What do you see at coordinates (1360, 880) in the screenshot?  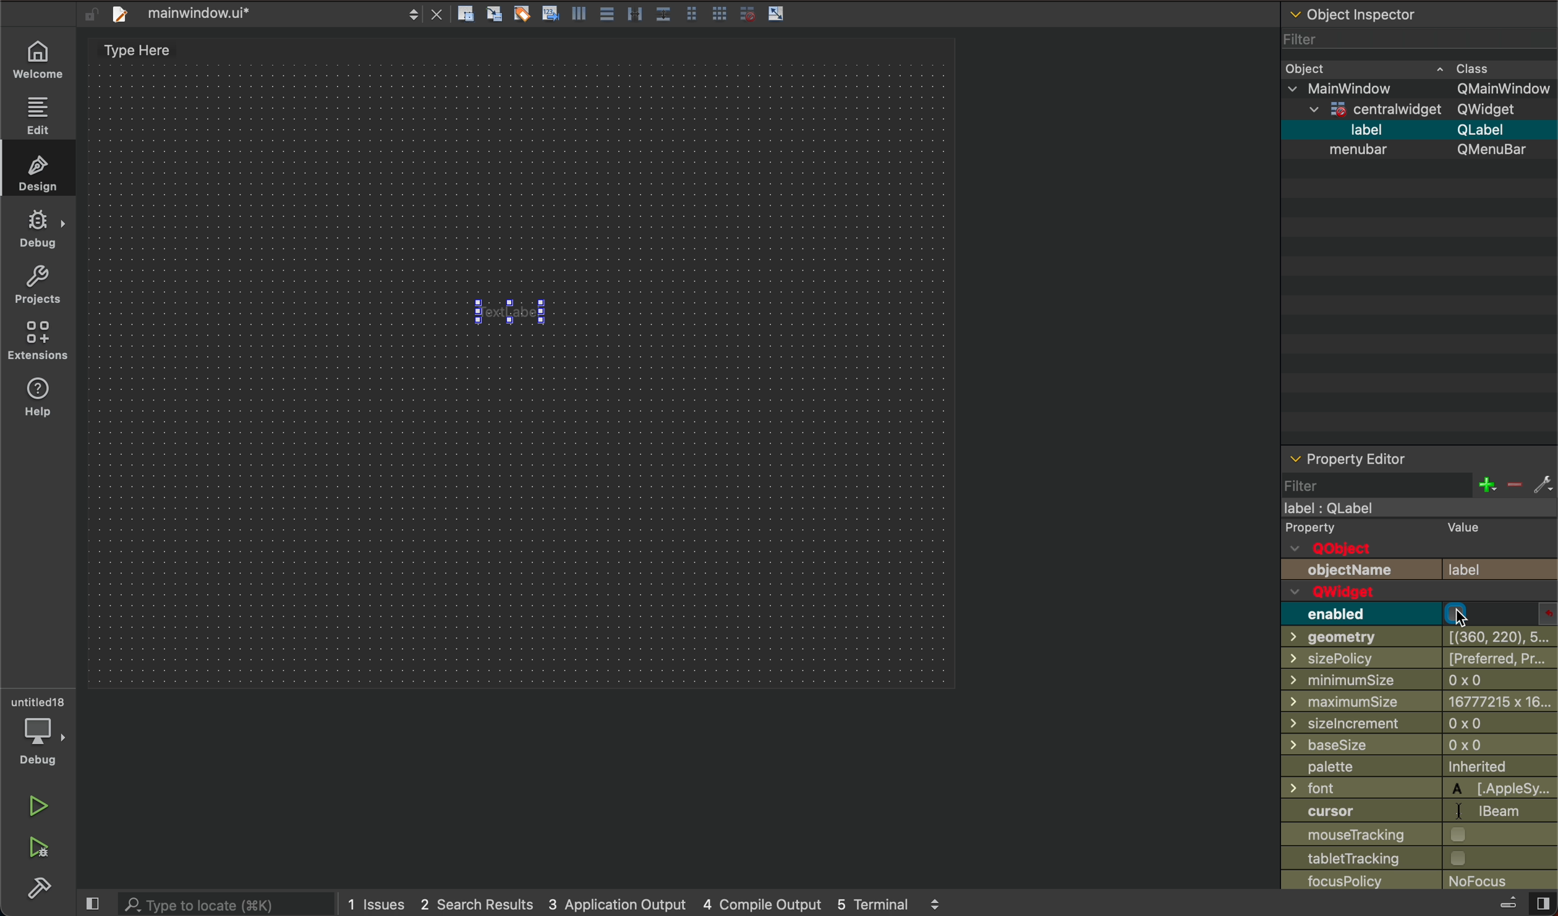 I see `focusPolicy` at bounding box center [1360, 880].